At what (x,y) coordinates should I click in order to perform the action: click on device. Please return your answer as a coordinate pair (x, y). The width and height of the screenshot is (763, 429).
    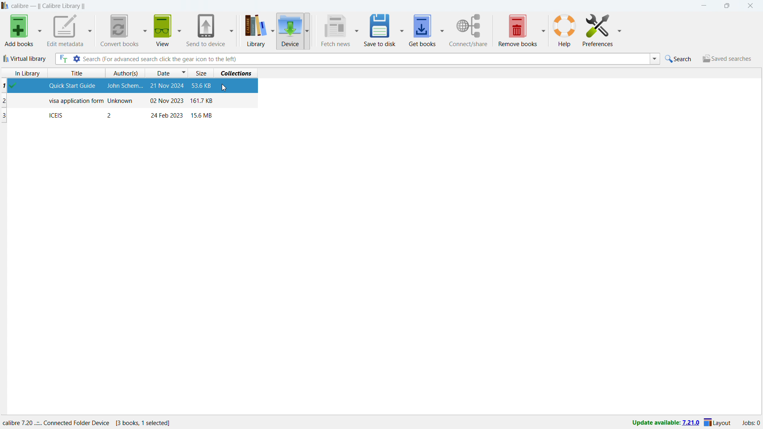
    Looking at the image, I should click on (290, 31).